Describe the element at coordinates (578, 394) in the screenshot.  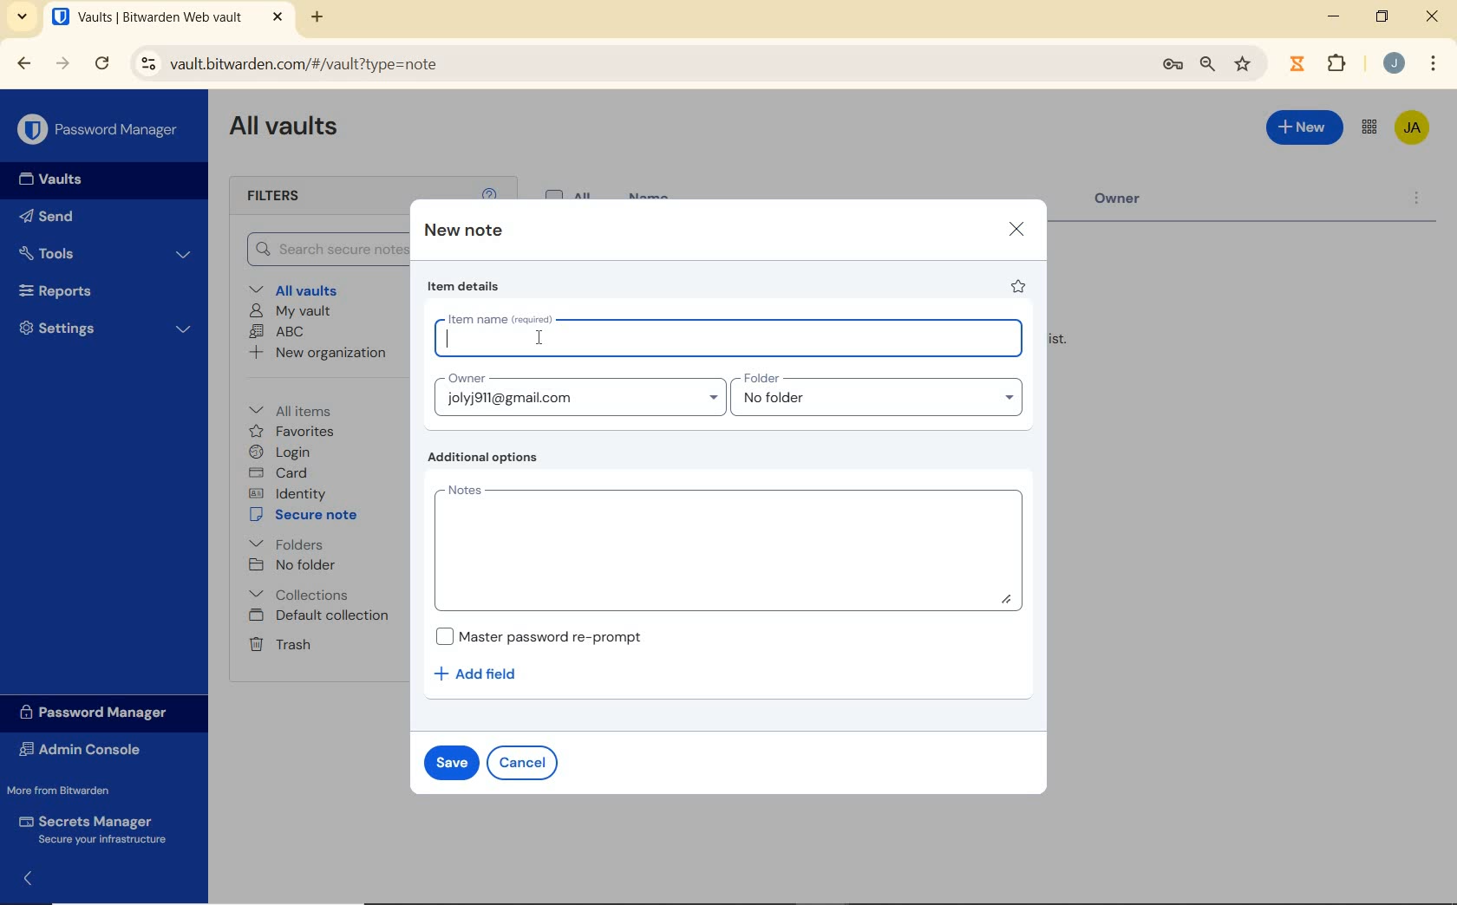
I see `Owner` at that location.